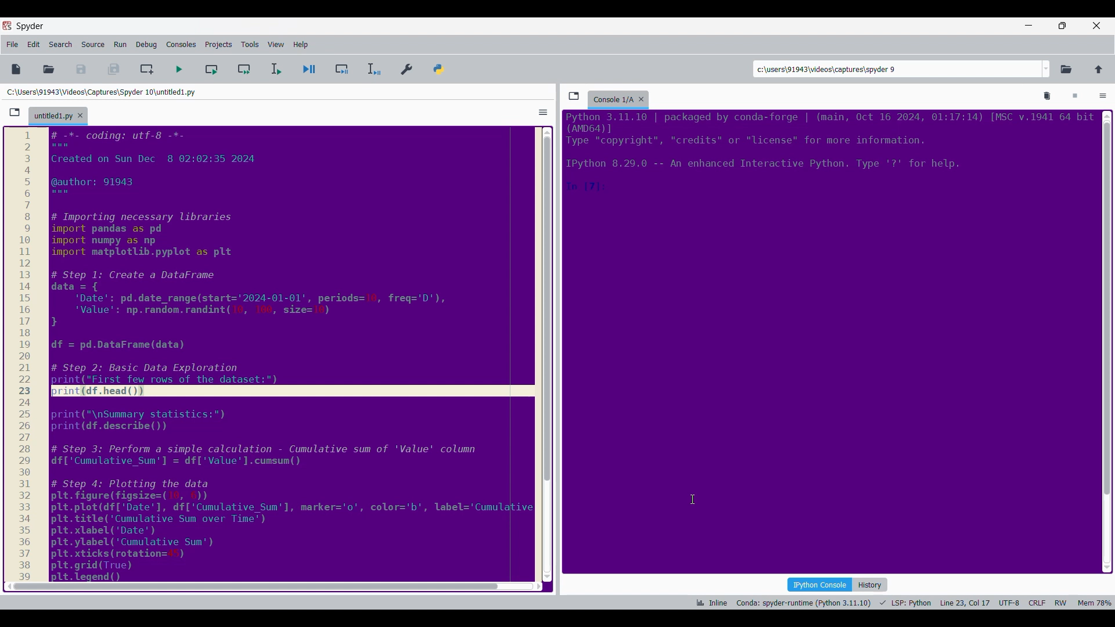 This screenshot has width=1115, height=627. What do you see at coordinates (276, 45) in the screenshot?
I see `View menu` at bounding box center [276, 45].